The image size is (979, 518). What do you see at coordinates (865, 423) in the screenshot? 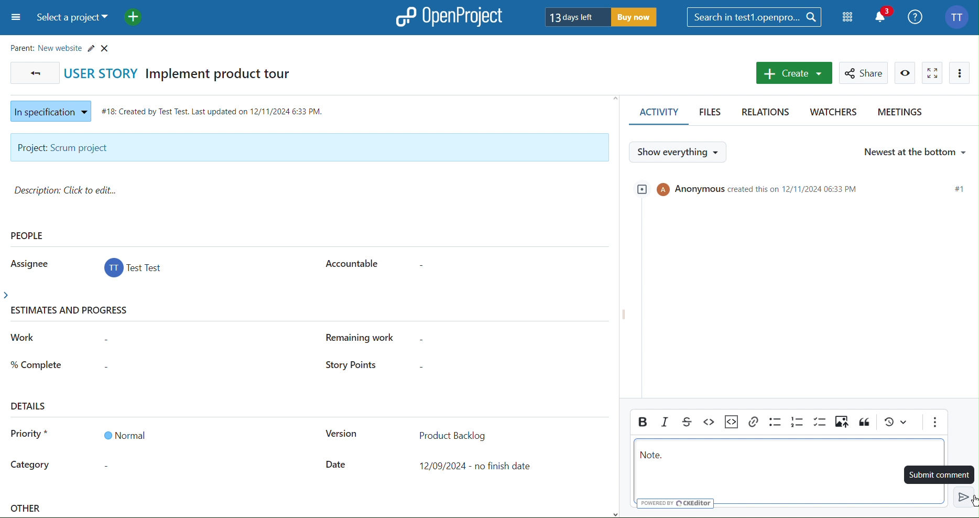
I see `Insert Quote` at bounding box center [865, 423].